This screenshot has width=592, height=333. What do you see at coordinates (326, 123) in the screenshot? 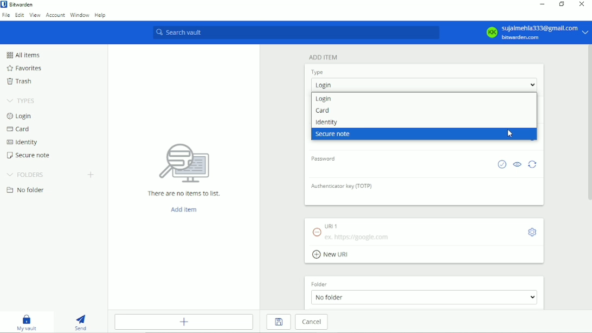
I see `Identity` at bounding box center [326, 123].